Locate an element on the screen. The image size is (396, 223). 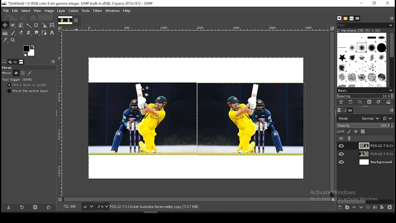
layer visibility on/off is located at coordinates (341, 138).